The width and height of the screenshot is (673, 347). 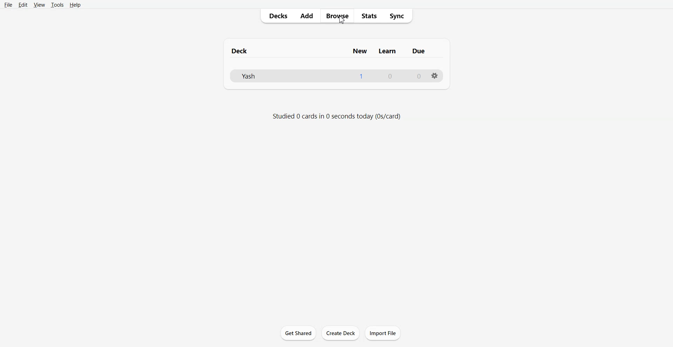 I want to click on Sync, so click(x=400, y=16).